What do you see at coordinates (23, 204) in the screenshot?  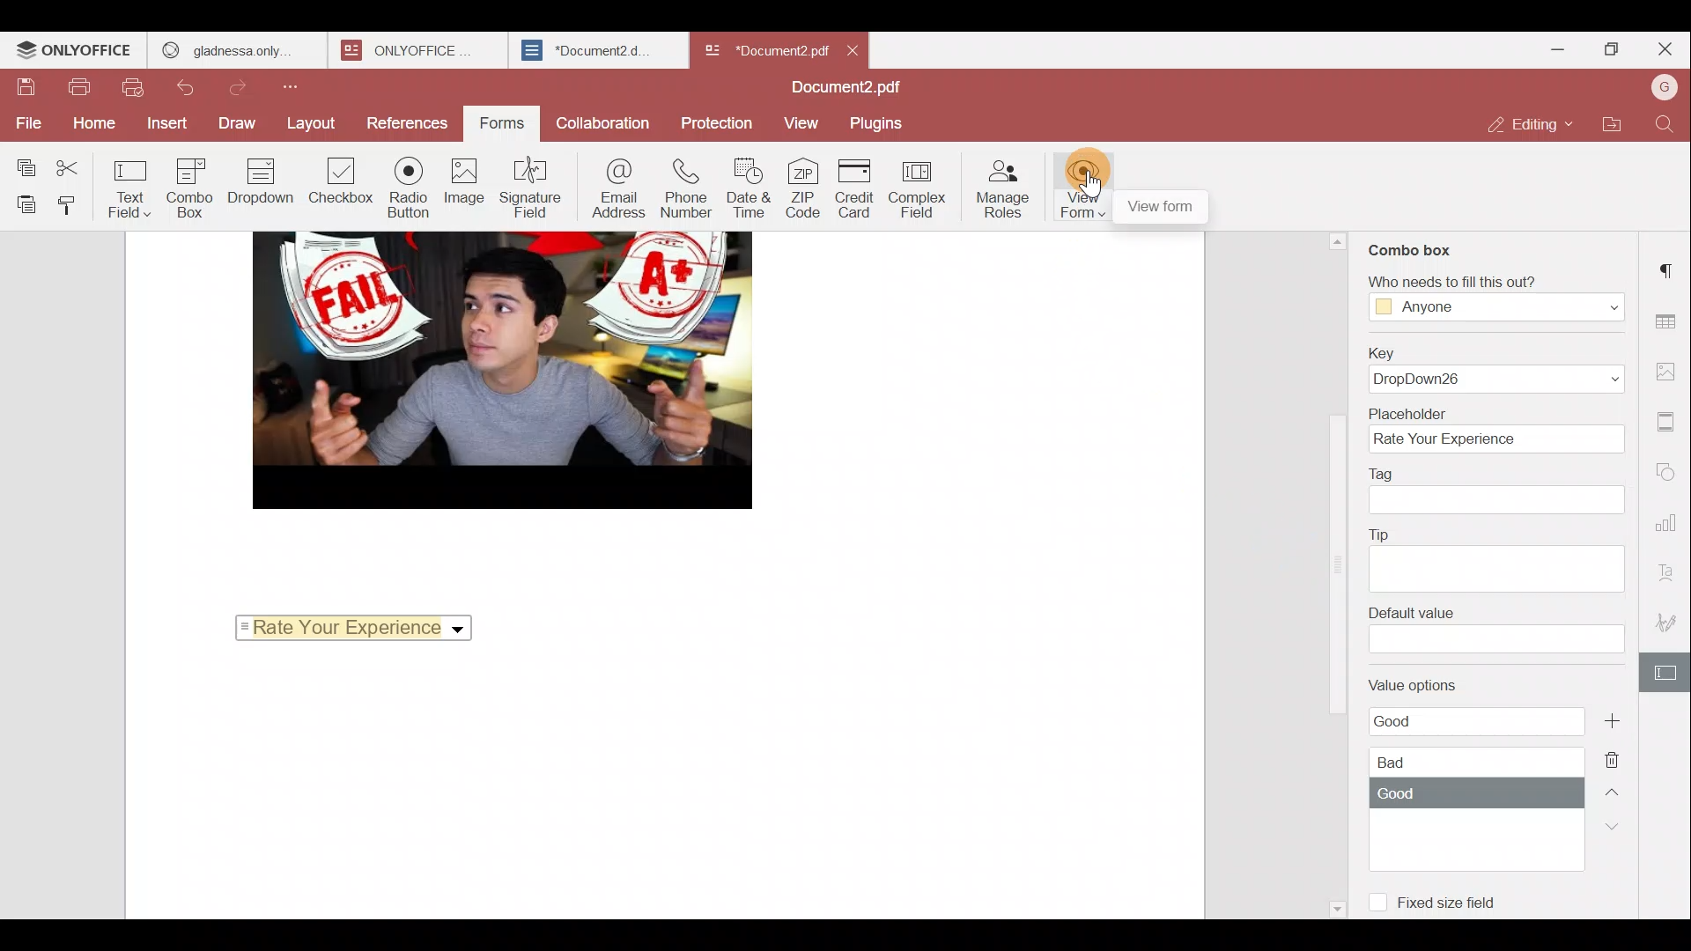 I see `Paste` at bounding box center [23, 204].